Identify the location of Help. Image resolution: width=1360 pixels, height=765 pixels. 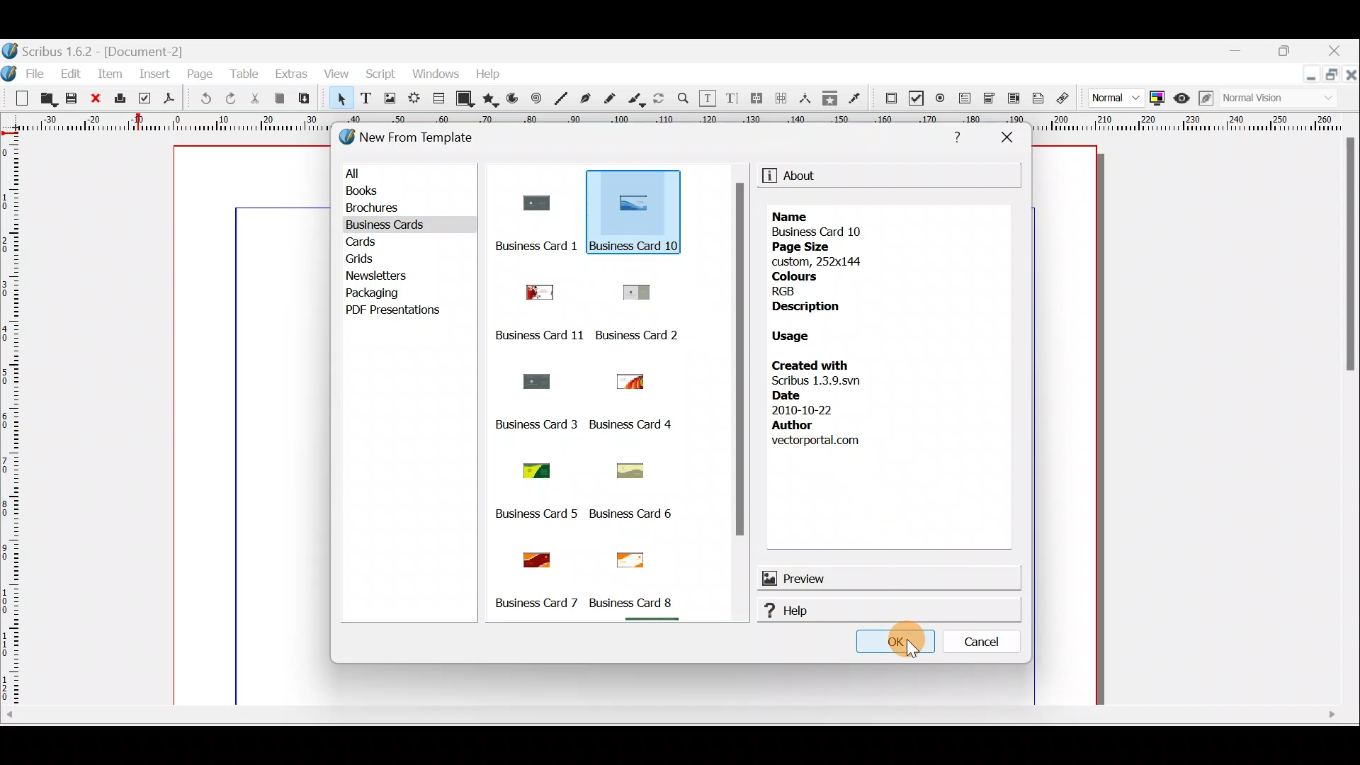
(491, 74).